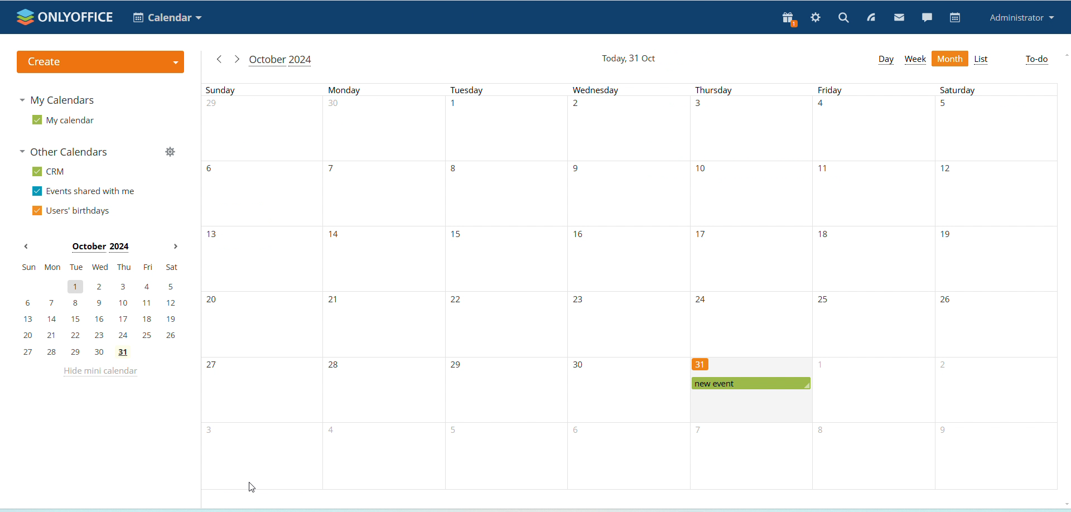 The height and width of the screenshot is (512, 1071). I want to click on Friday, so click(875, 287).